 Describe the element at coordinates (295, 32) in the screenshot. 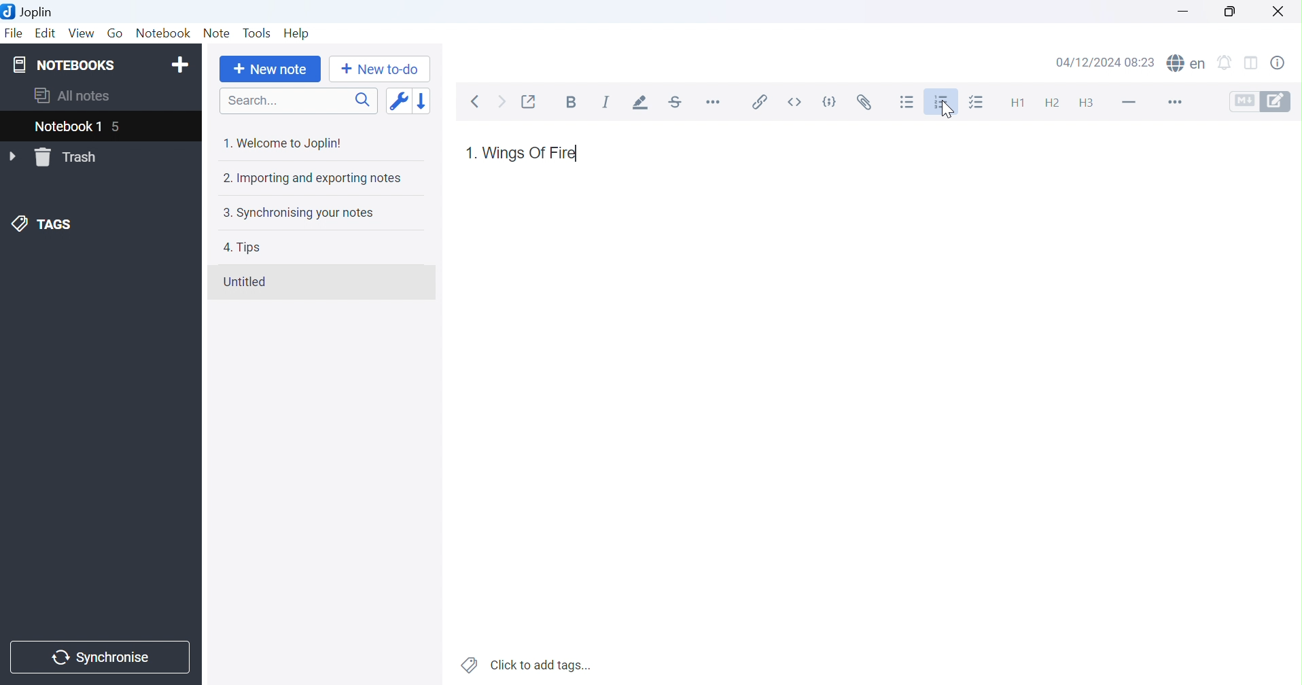

I see `Help` at that location.